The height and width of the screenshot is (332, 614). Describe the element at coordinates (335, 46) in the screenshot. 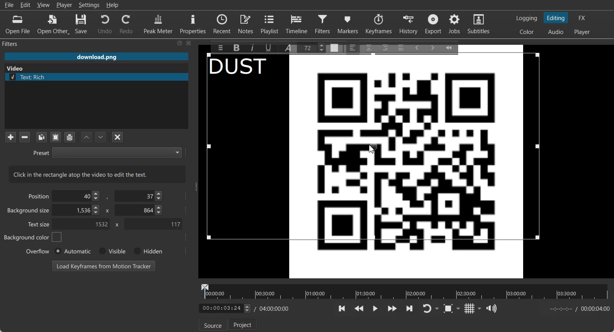

I see `Text Color` at that location.